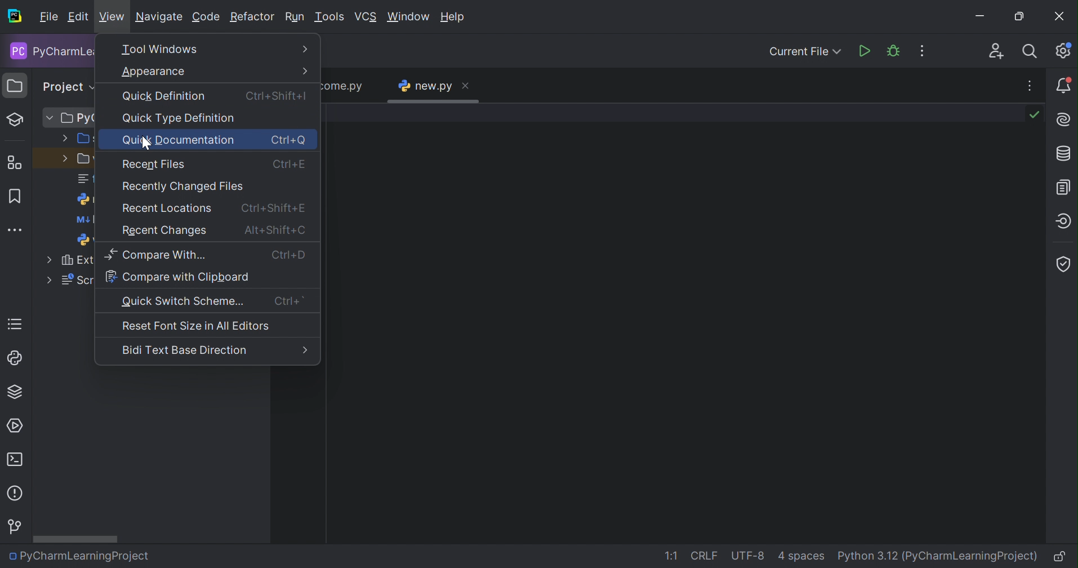 The width and height of the screenshot is (1078, 568). Describe the element at coordinates (289, 255) in the screenshot. I see `Ctrl+D` at that location.